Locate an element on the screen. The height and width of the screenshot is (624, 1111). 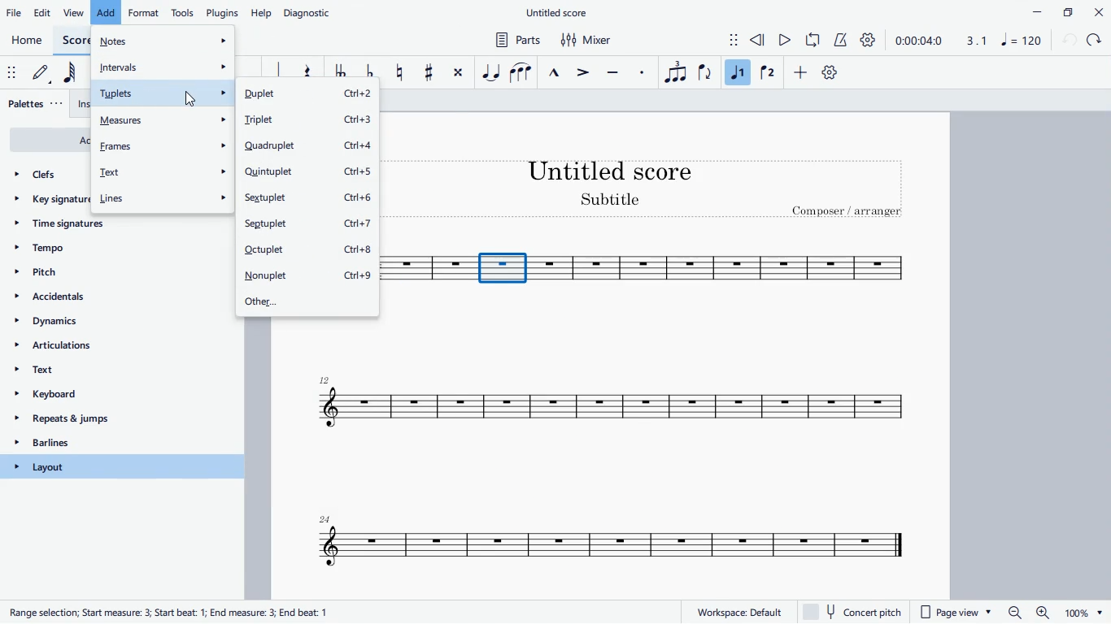
cursor is located at coordinates (191, 98).